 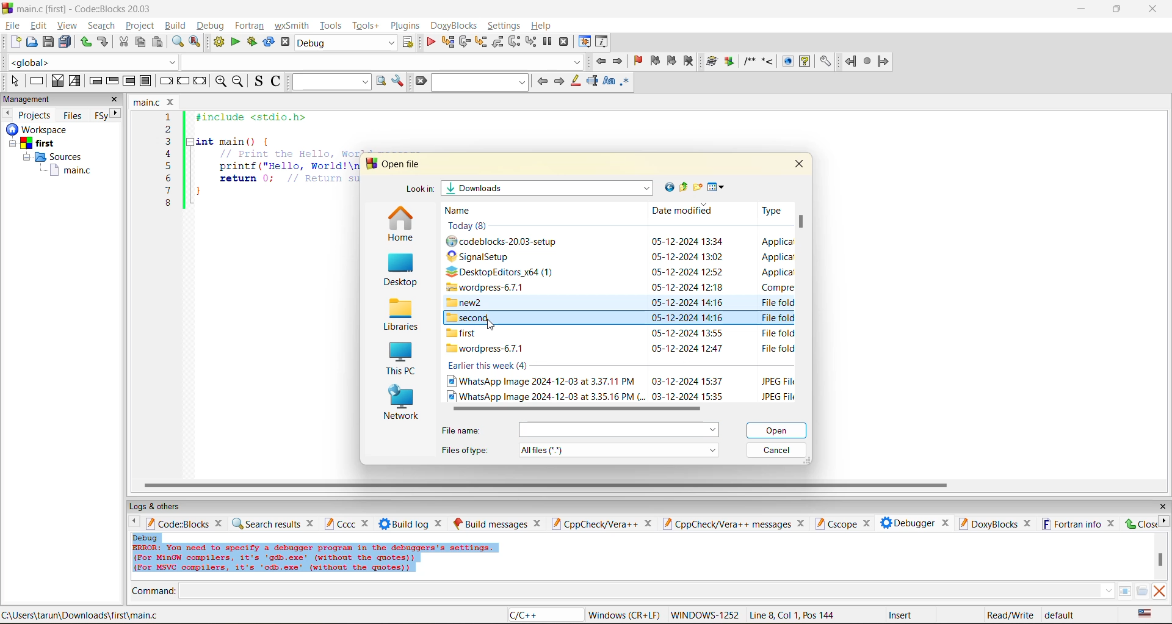 What do you see at coordinates (172, 102) in the screenshot?
I see `close` at bounding box center [172, 102].